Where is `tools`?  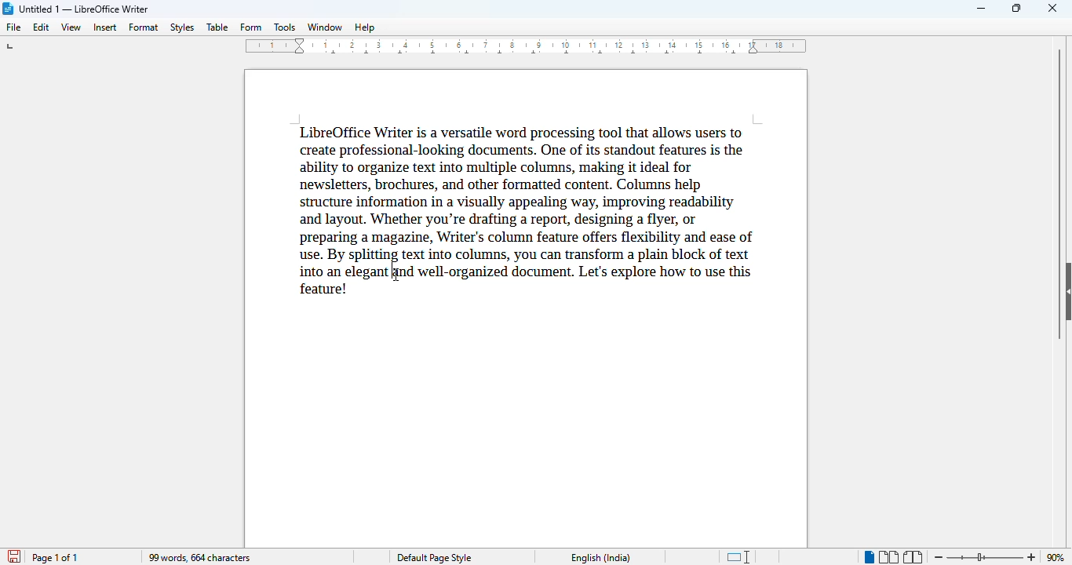
tools is located at coordinates (284, 27).